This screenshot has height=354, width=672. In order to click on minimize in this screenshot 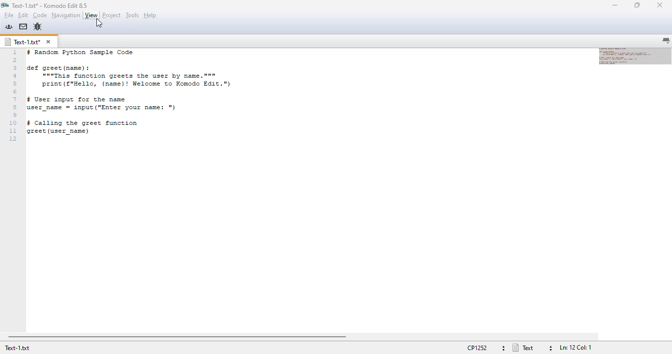, I will do `click(614, 5)`.